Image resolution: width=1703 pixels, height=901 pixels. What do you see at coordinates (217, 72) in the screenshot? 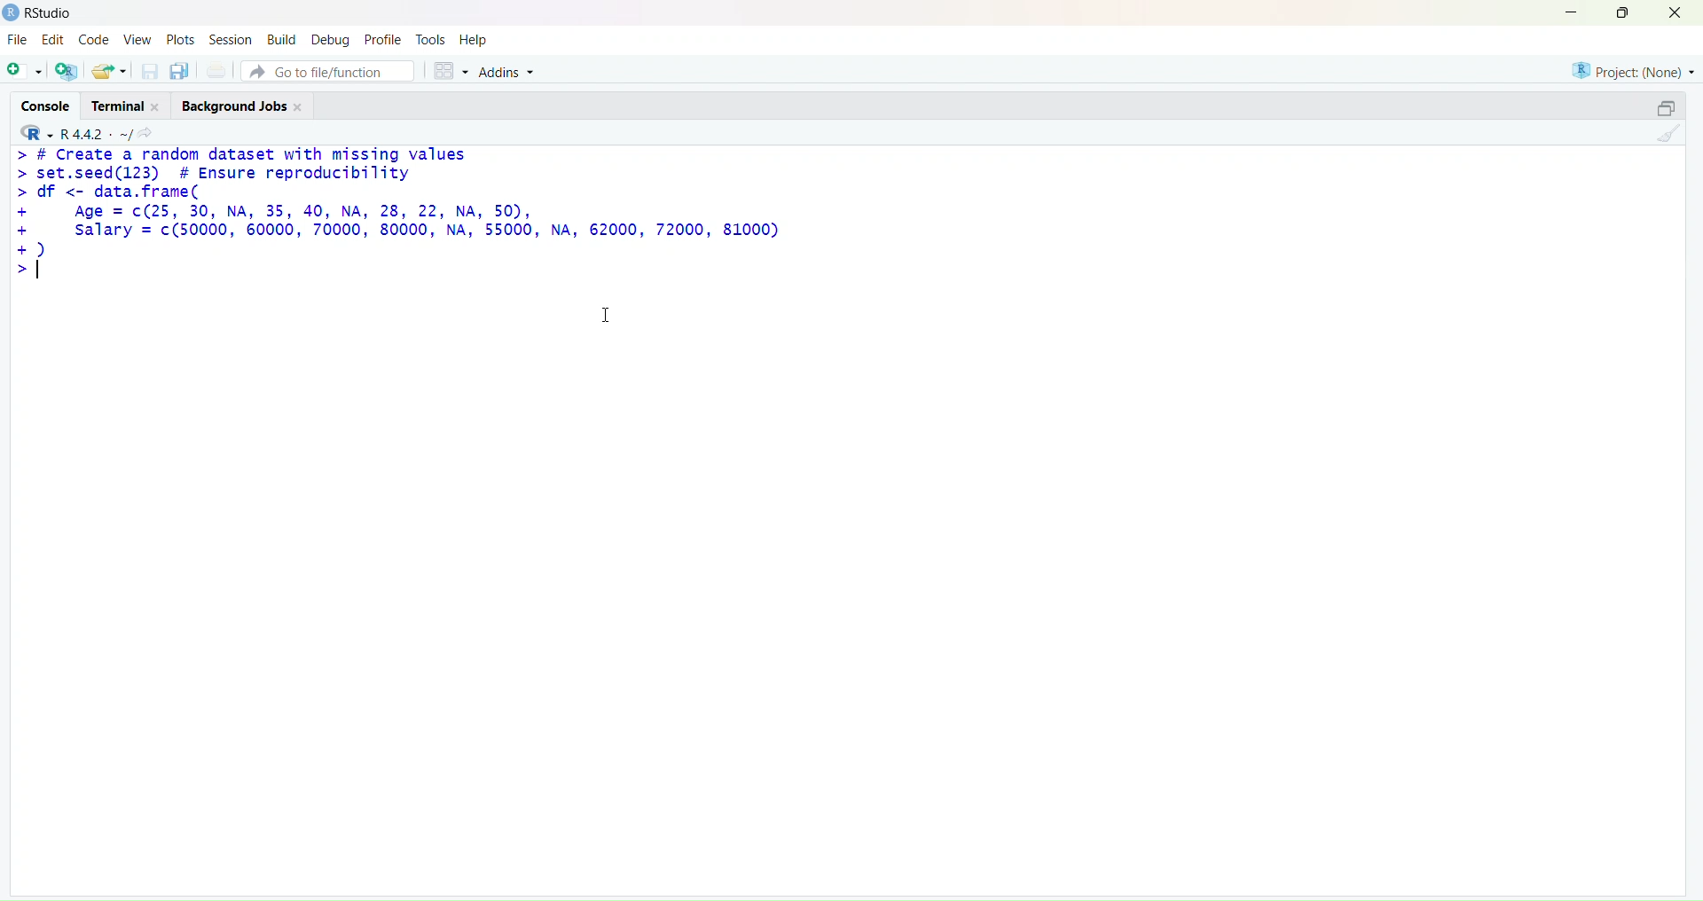
I see `print the current file` at bounding box center [217, 72].